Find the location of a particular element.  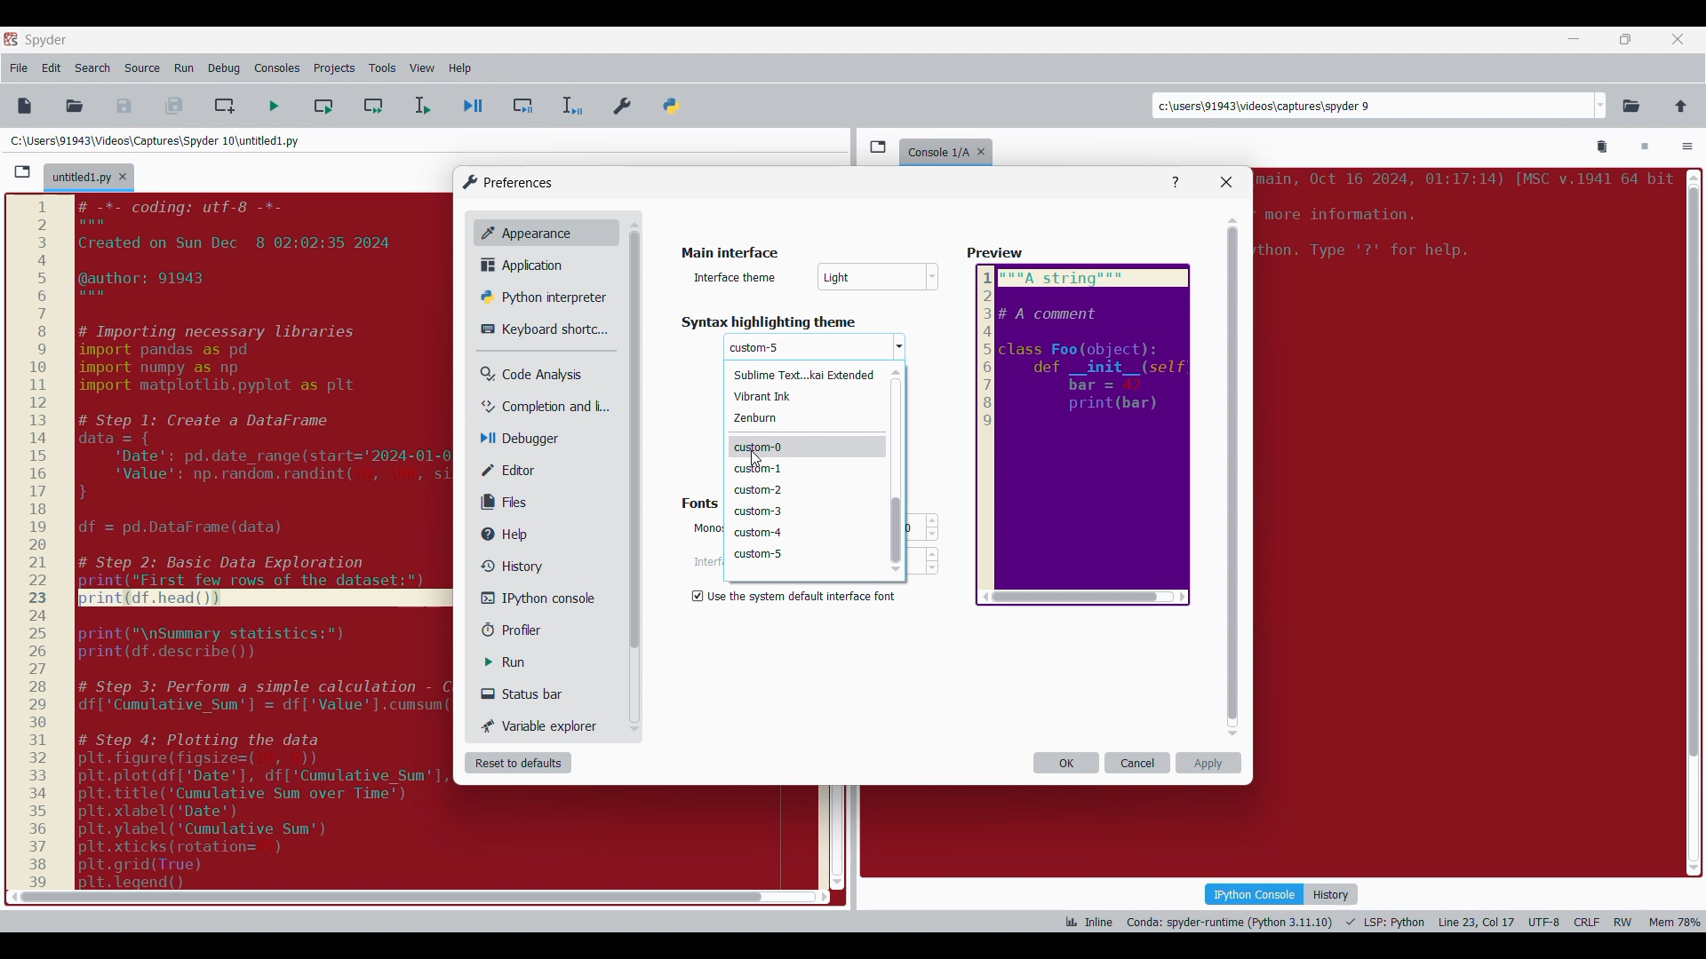

History is located at coordinates (508, 566).